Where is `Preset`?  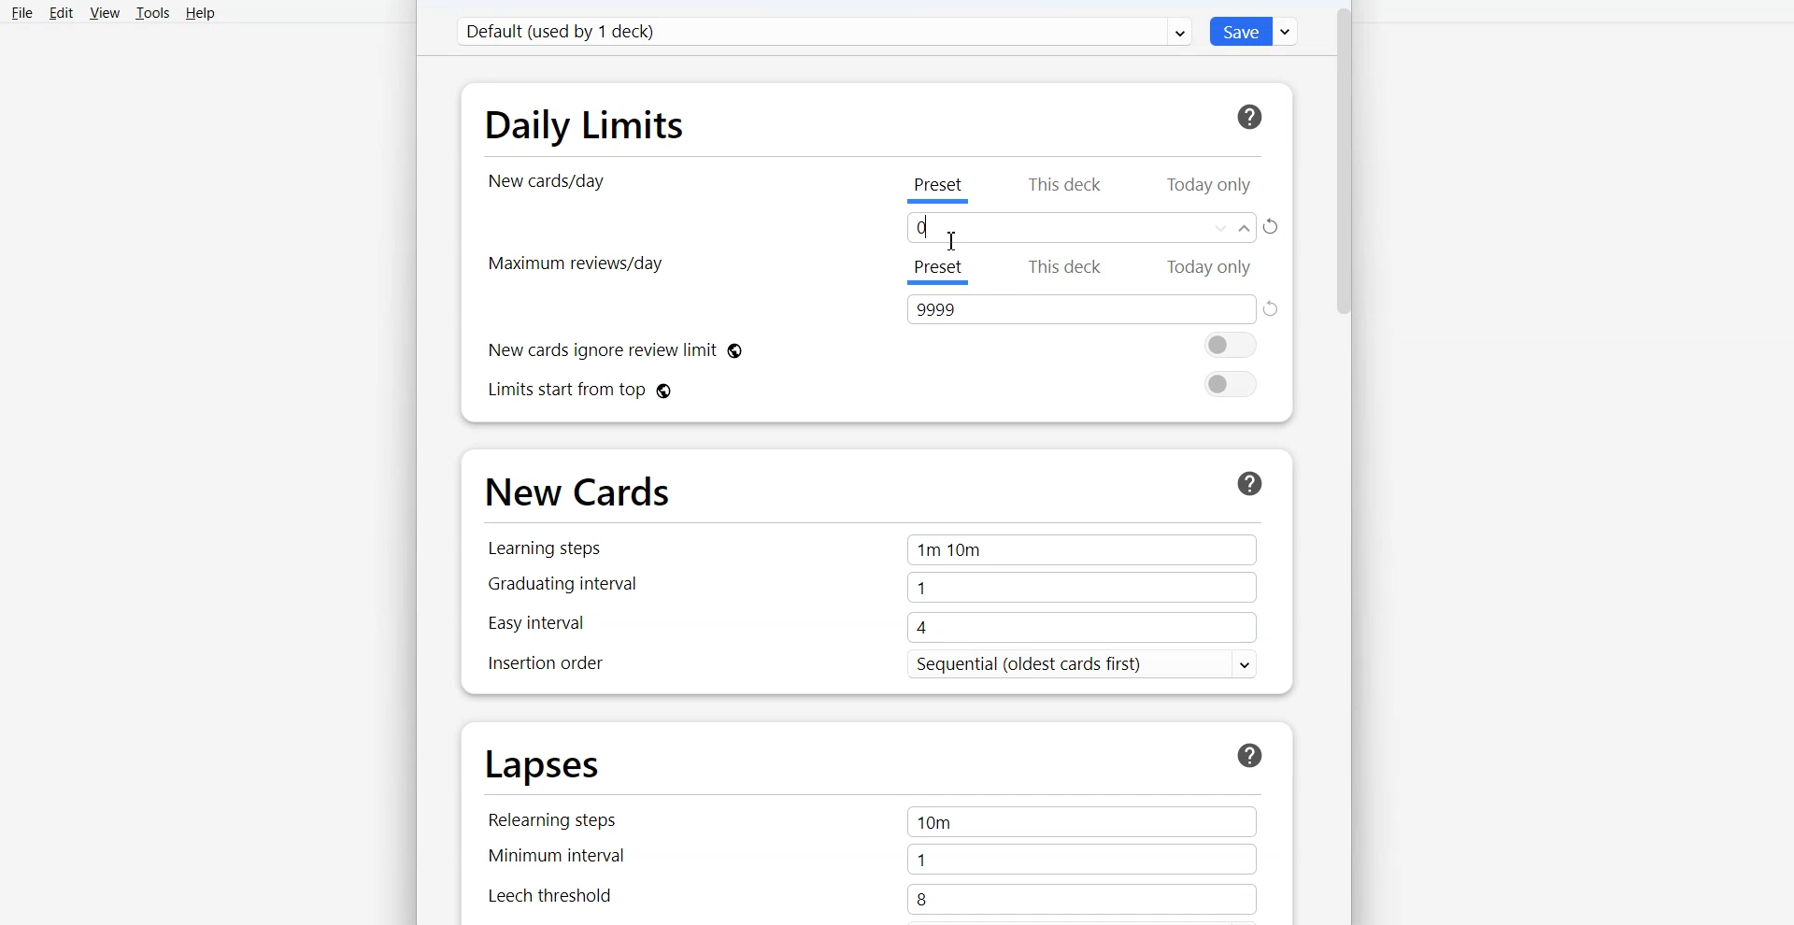
Preset is located at coordinates (939, 190).